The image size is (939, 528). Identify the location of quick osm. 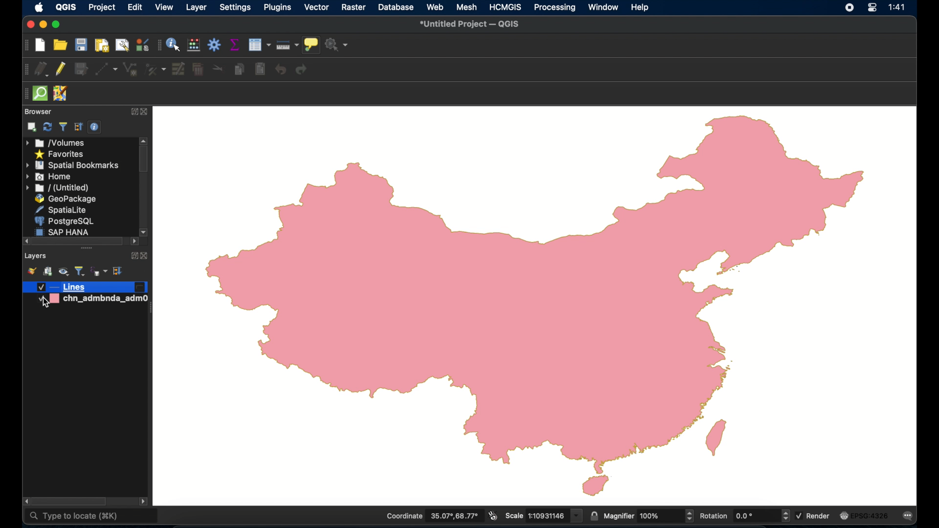
(41, 94).